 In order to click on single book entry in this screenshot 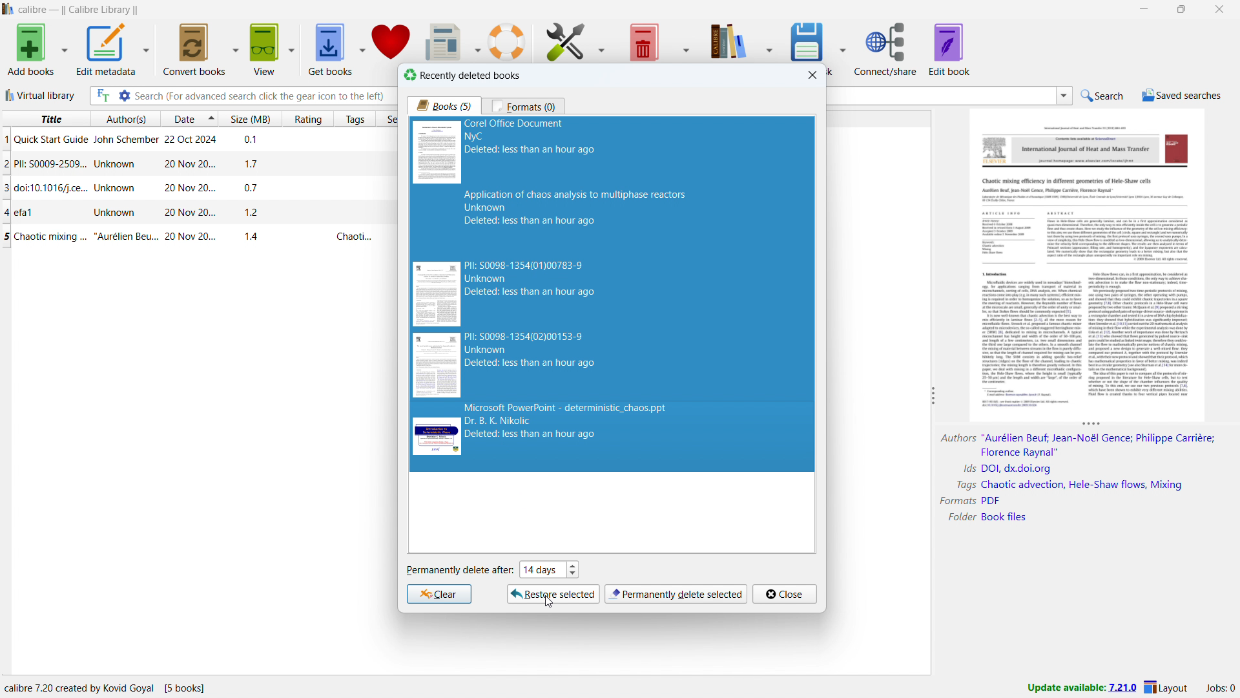, I will do `click(193, 188)`.